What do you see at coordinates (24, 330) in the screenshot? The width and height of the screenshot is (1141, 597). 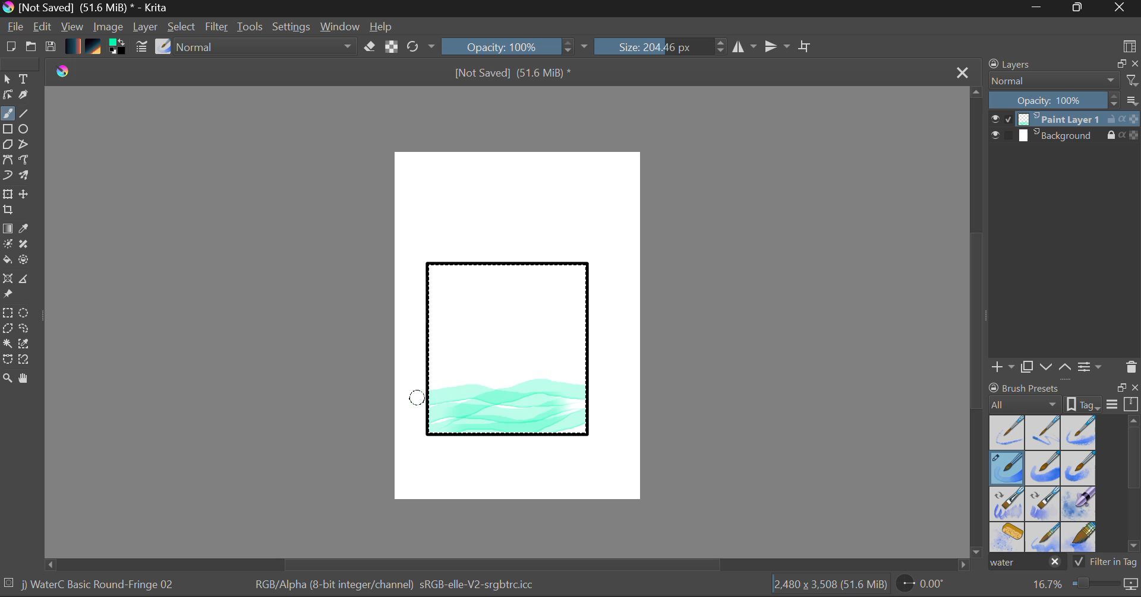 I see `Freehand Selection` at bounding box center [24, 330].